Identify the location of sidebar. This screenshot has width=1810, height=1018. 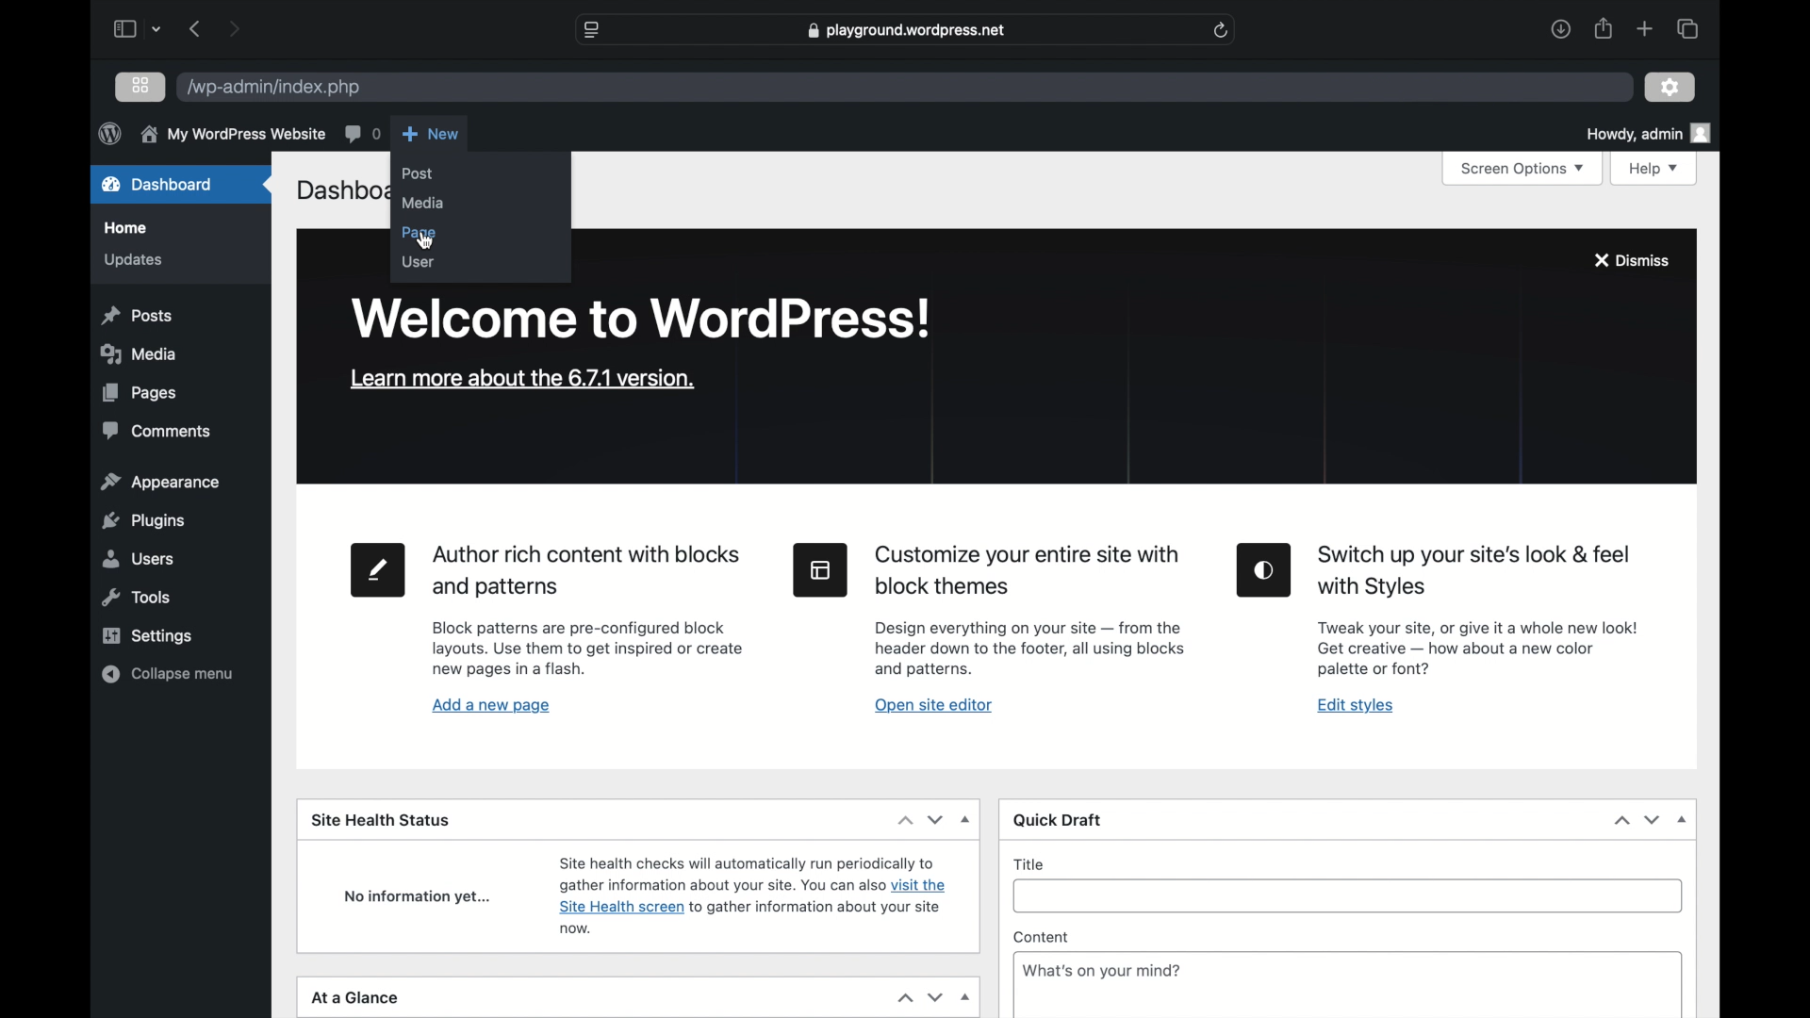
(123, 28).